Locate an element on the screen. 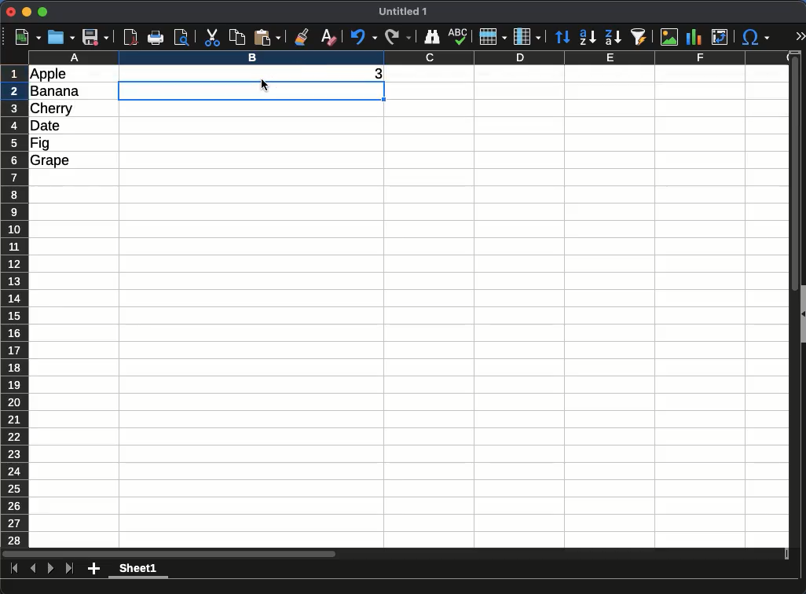  column is located at coordinates (409, 57).